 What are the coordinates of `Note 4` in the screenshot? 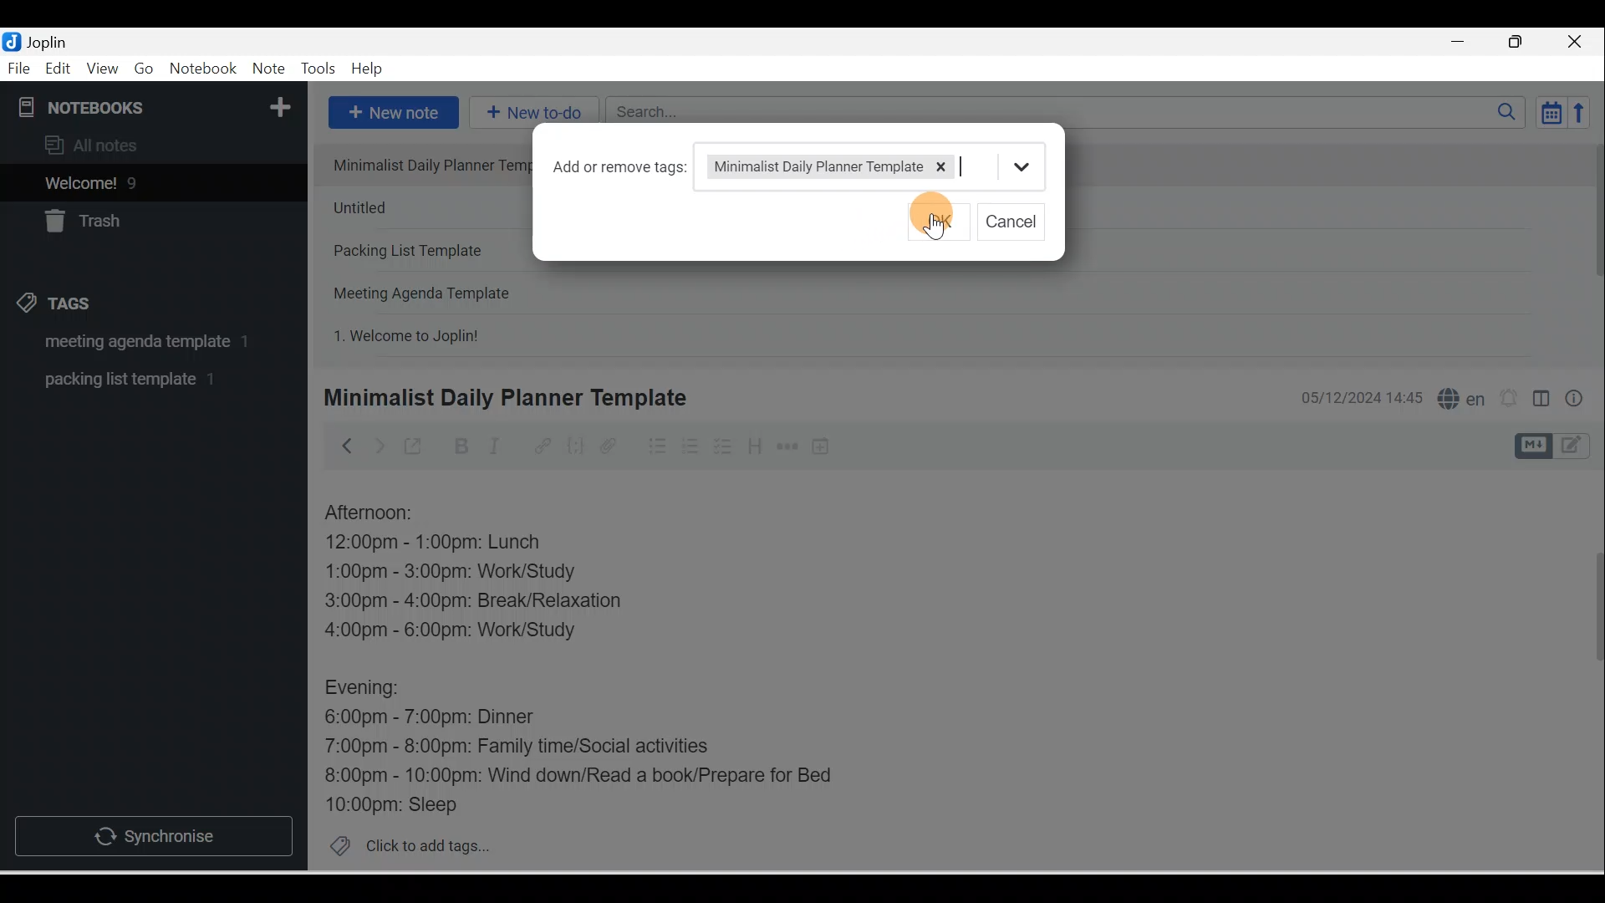 It's located at (445, 289).